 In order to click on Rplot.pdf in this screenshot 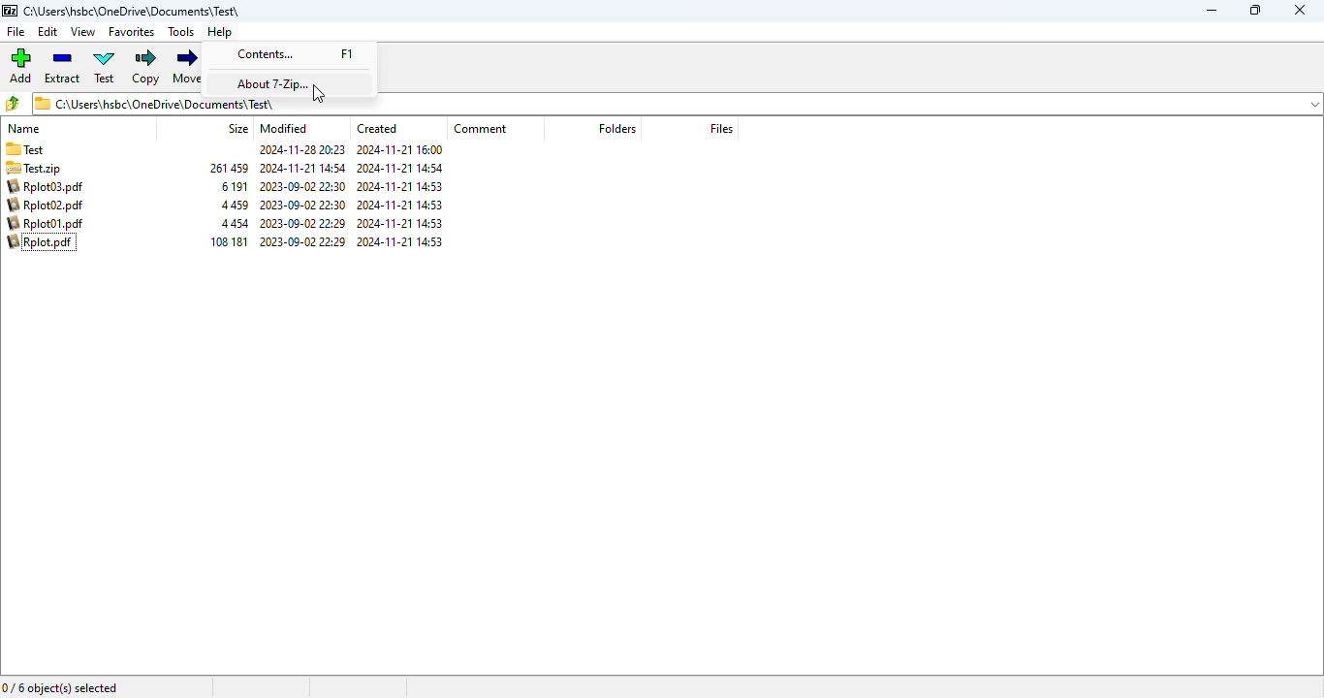, I will do `click(45, 242)`.